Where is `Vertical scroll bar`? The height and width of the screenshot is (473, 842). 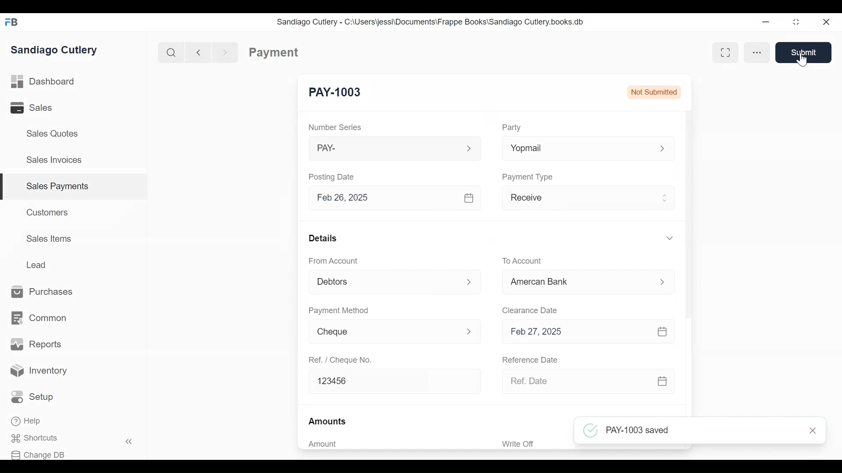
Vertical scroll bar is located at coordinates (689, 215).